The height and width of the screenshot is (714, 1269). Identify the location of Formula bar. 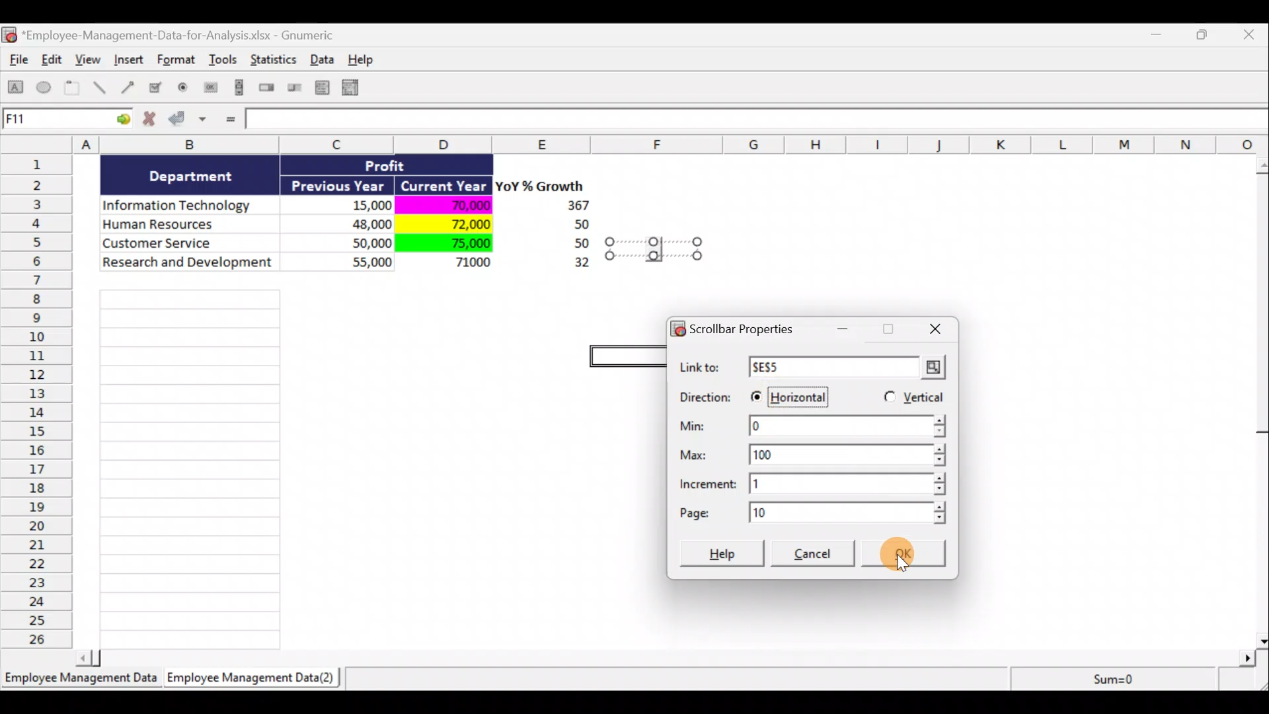
(758, 122).